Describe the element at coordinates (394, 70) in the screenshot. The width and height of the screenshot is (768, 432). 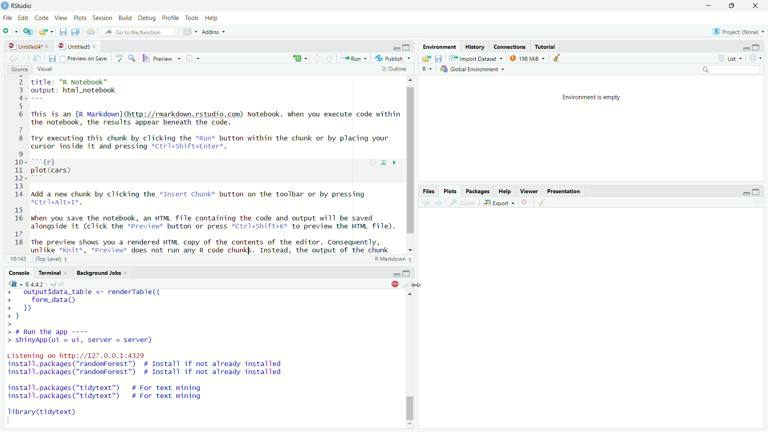
I see `Outline` at that location.